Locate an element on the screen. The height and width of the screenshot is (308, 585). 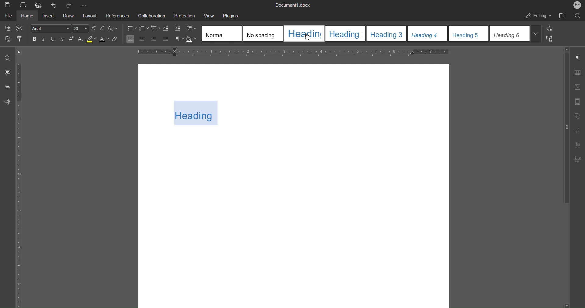
Heading 1 is located at coordinates (305, 33).